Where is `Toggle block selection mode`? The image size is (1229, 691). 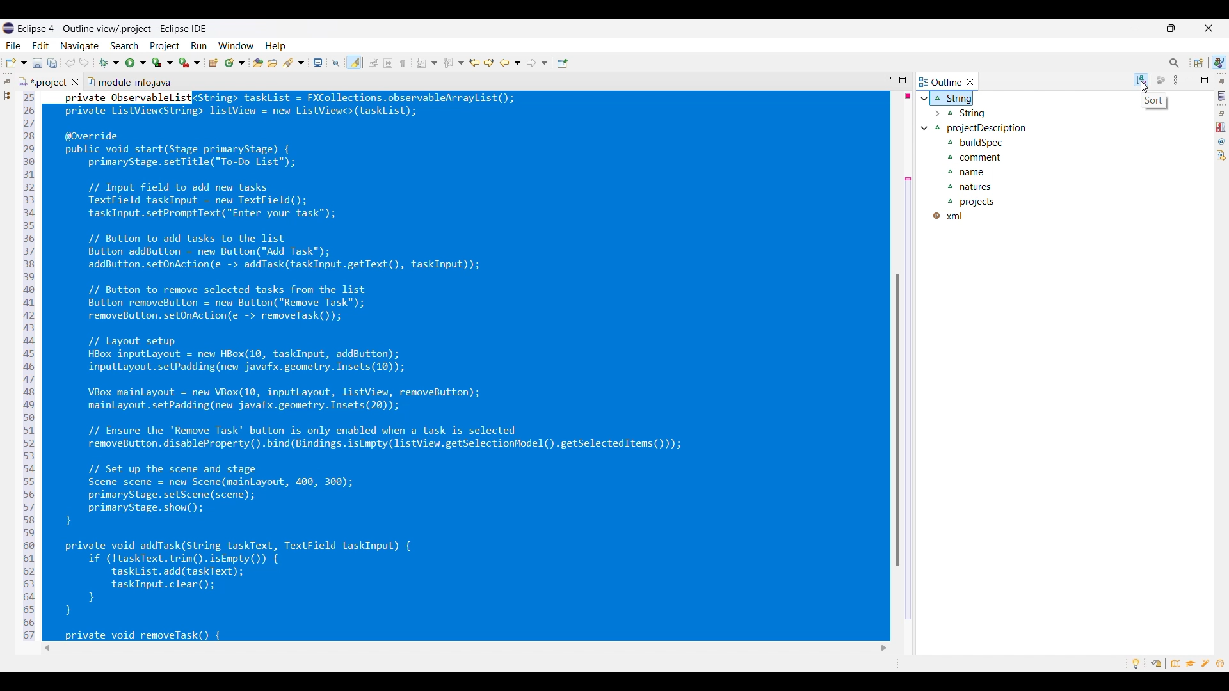 Toggle block selection mode is located at coordinates (388, 63).